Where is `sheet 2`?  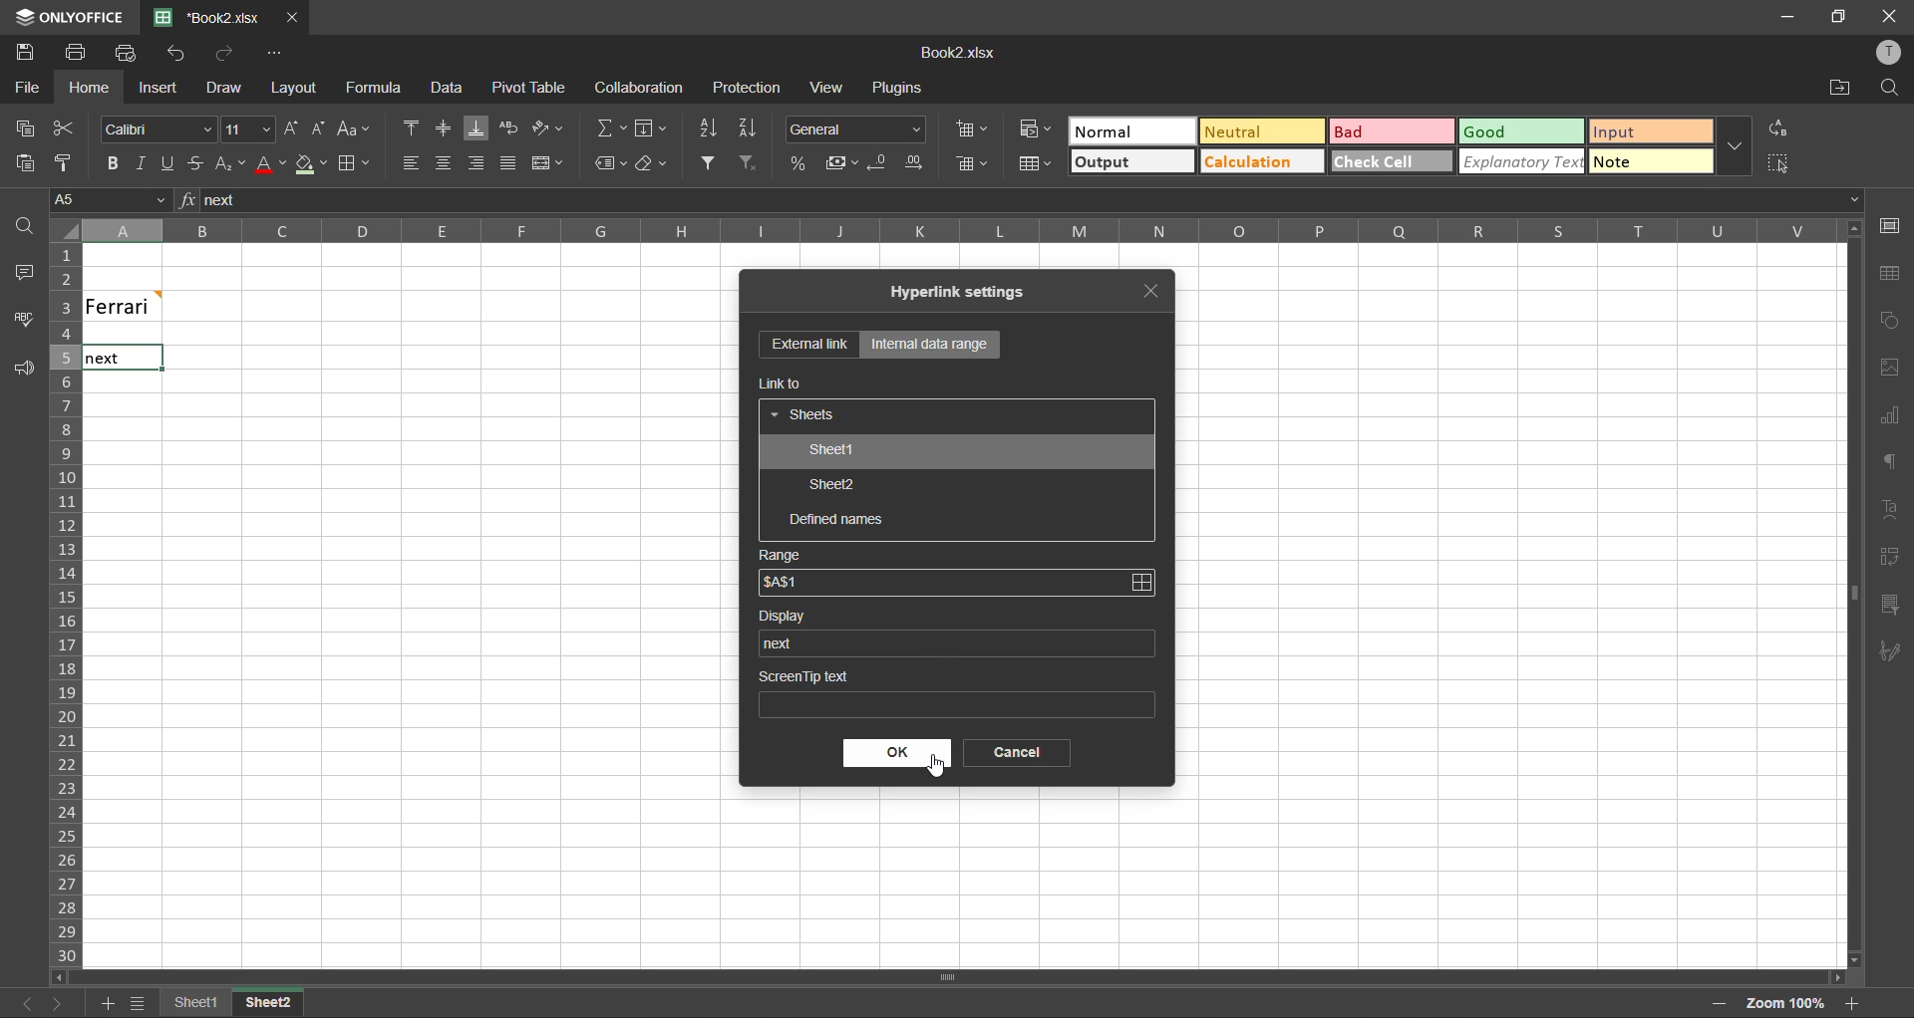 sheet 2 is located at coordinates (289, 1004).